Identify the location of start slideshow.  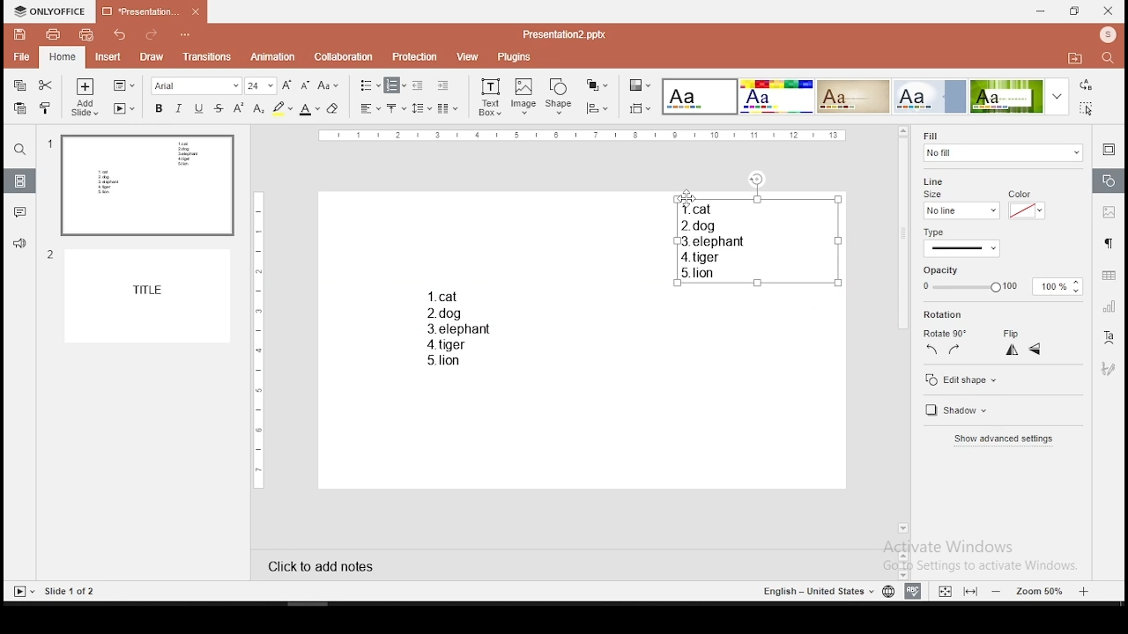
(124, 108).